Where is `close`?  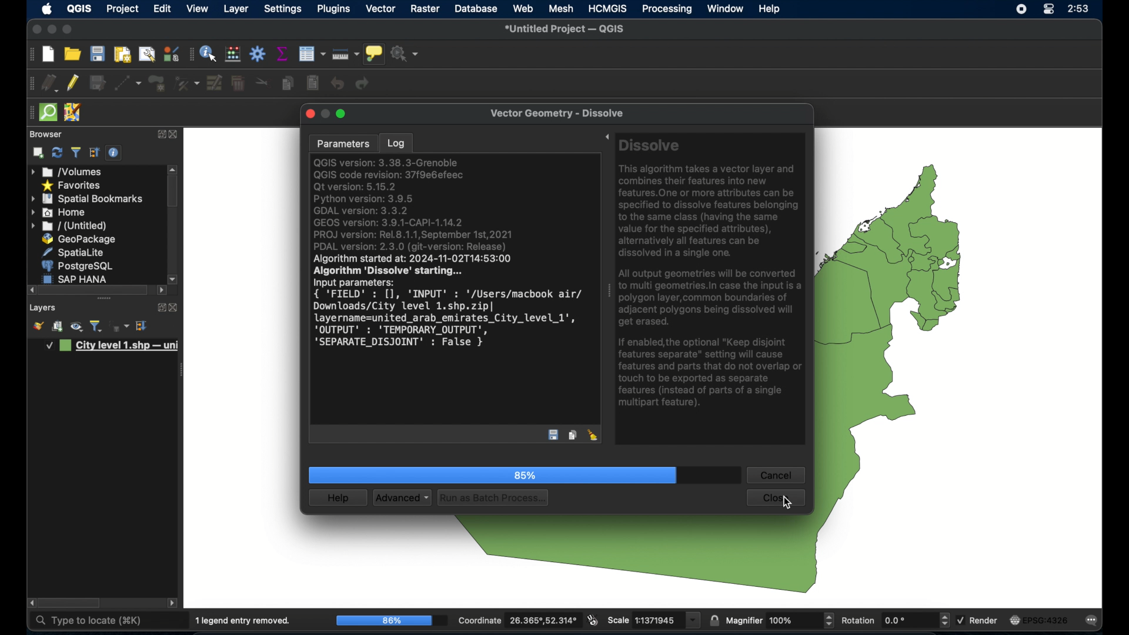 close is located at coordinates (309, 115).